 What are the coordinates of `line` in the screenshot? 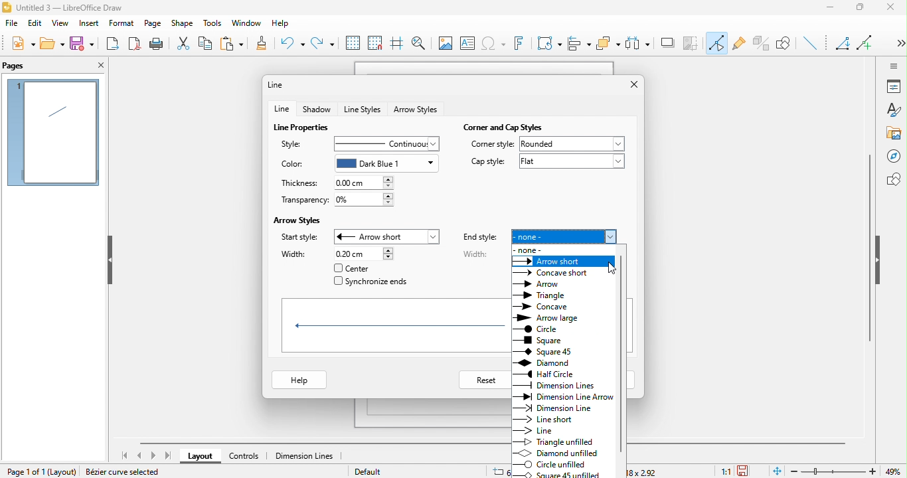 It's located at (282, 109).